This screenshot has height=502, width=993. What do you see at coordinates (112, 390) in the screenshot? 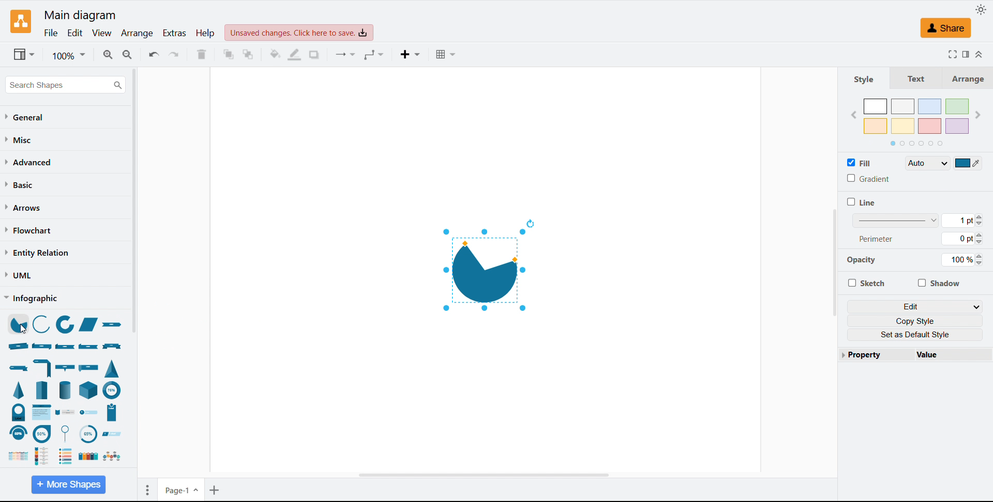
I see `partial concentric ellipse` at bounding box center [112, 390].